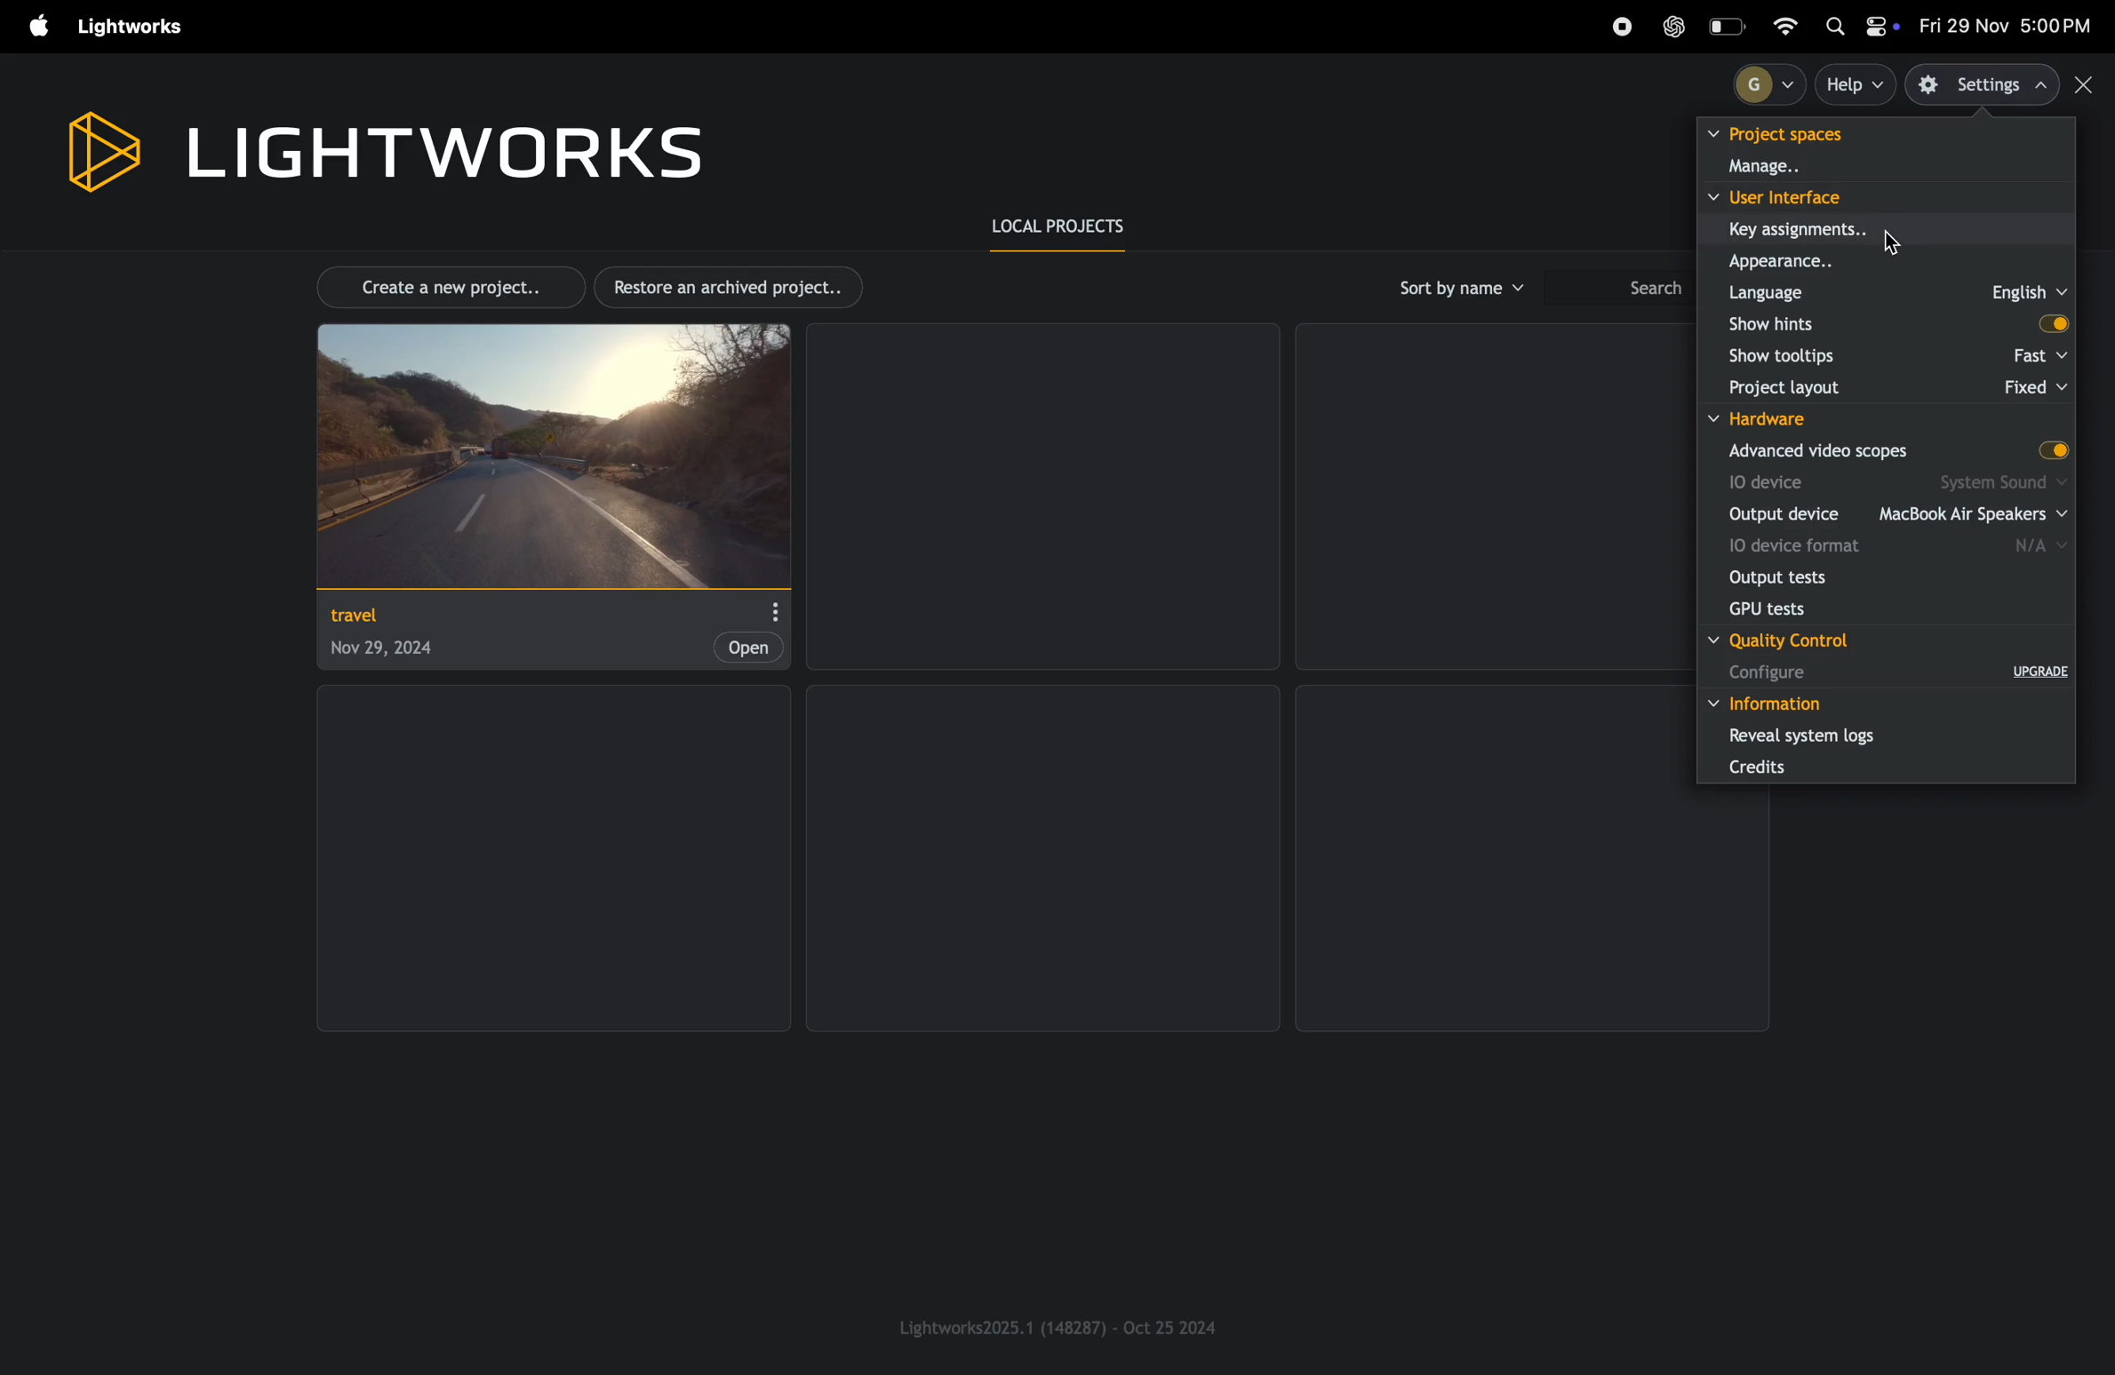 The height and width of the screenshot is (1375, 2115). I want to click on battery, so click(1729, 26).